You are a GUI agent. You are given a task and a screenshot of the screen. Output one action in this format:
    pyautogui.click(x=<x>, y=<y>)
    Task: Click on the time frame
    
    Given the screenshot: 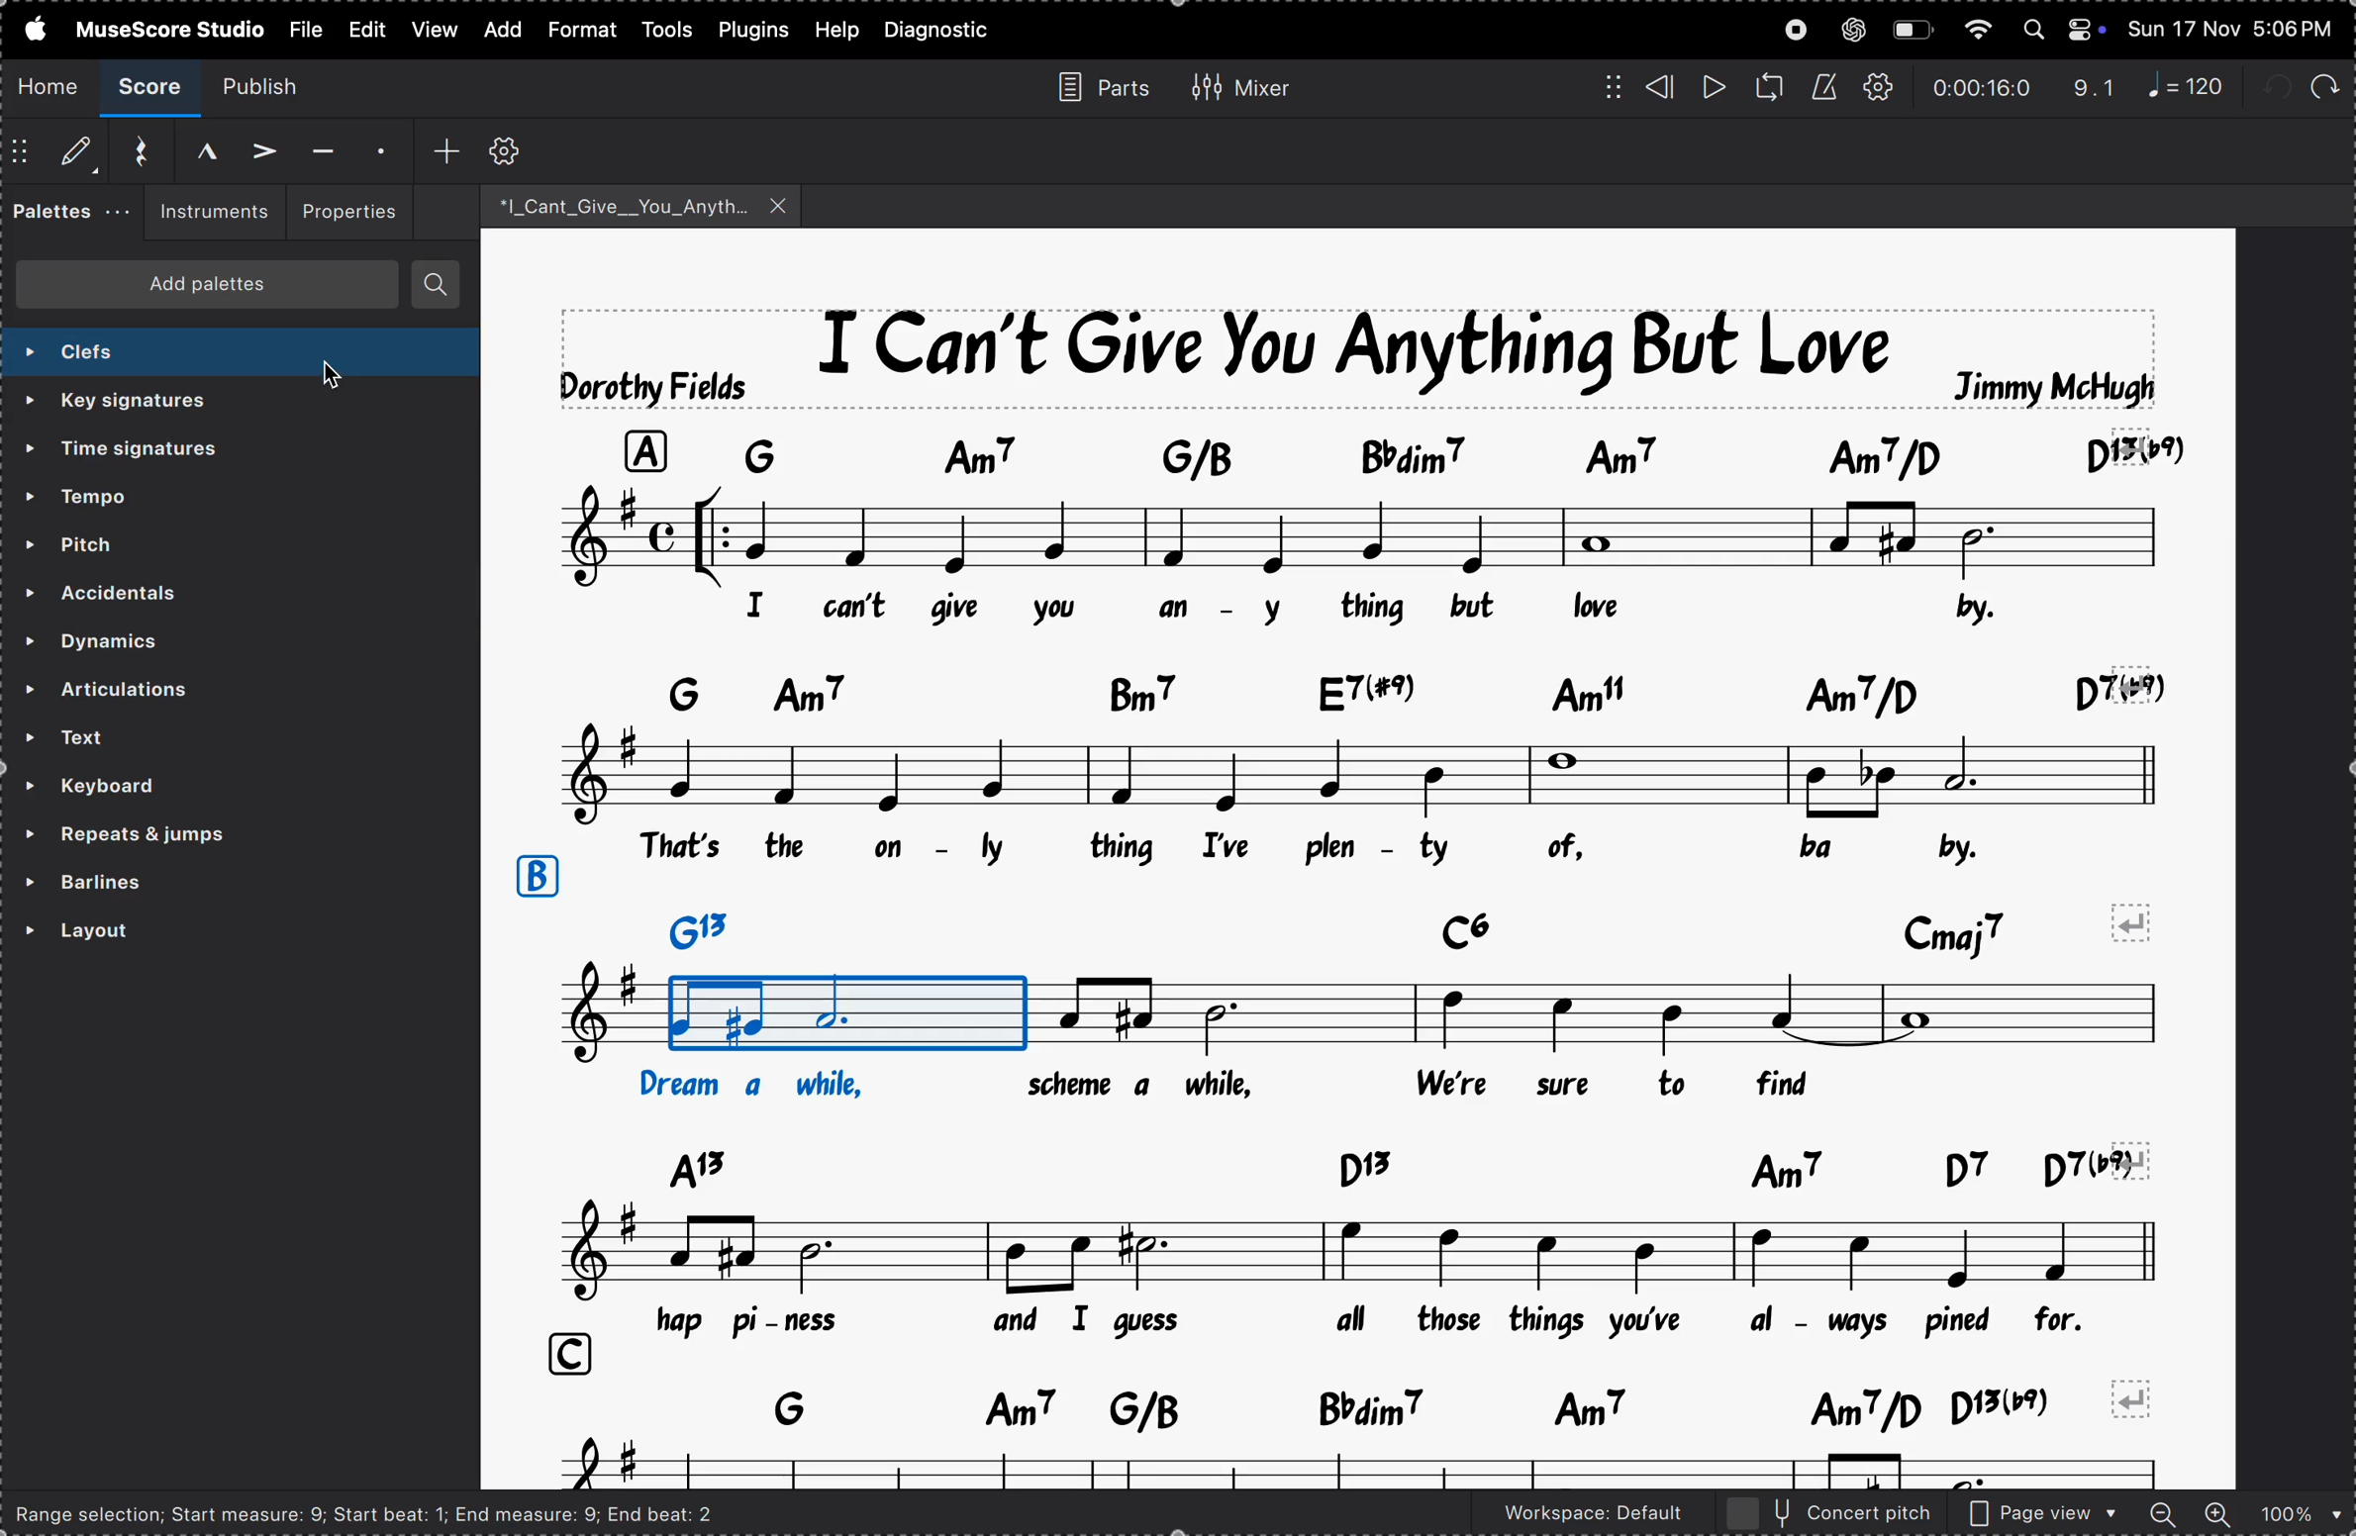 What is the action you would take?
    pyautogui.click(x=1981, y=88)
    